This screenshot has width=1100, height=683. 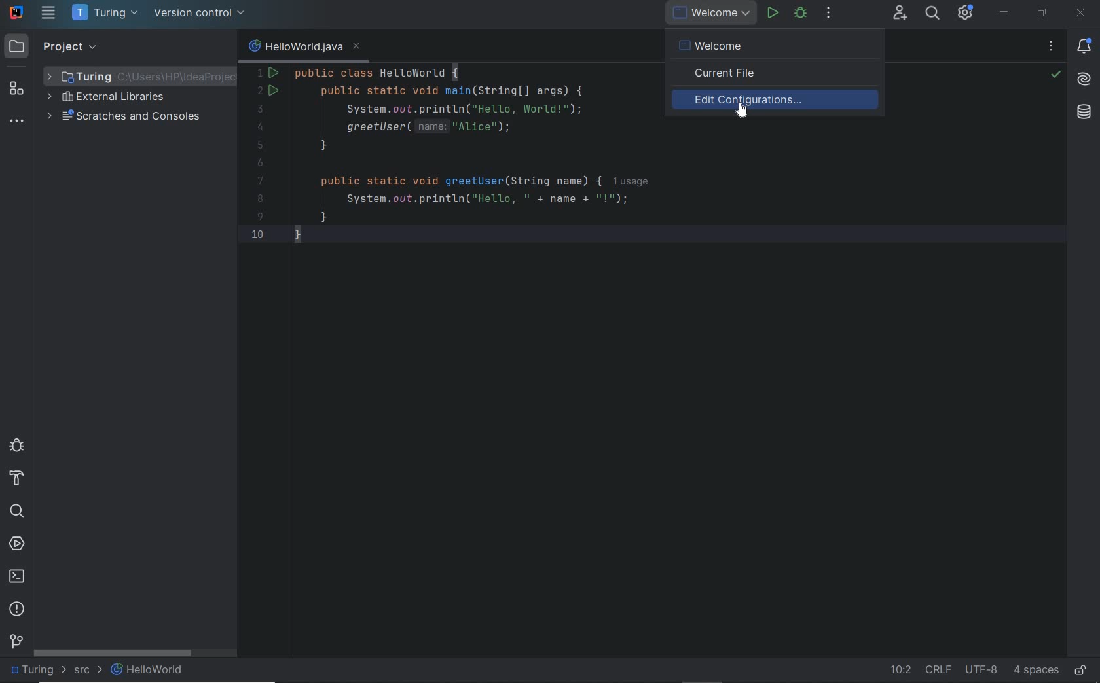 What do you see at coordinates (450, 156) in the screenshot?
I see `codes` at bounding box center [450, 156].